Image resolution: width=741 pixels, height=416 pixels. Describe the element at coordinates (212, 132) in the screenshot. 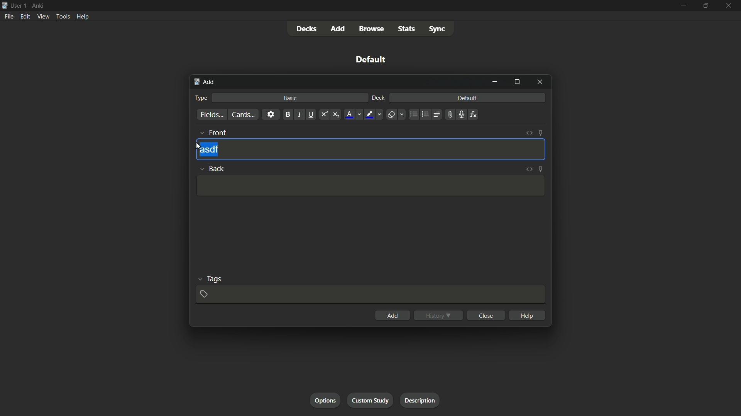

I see `front` at that location.